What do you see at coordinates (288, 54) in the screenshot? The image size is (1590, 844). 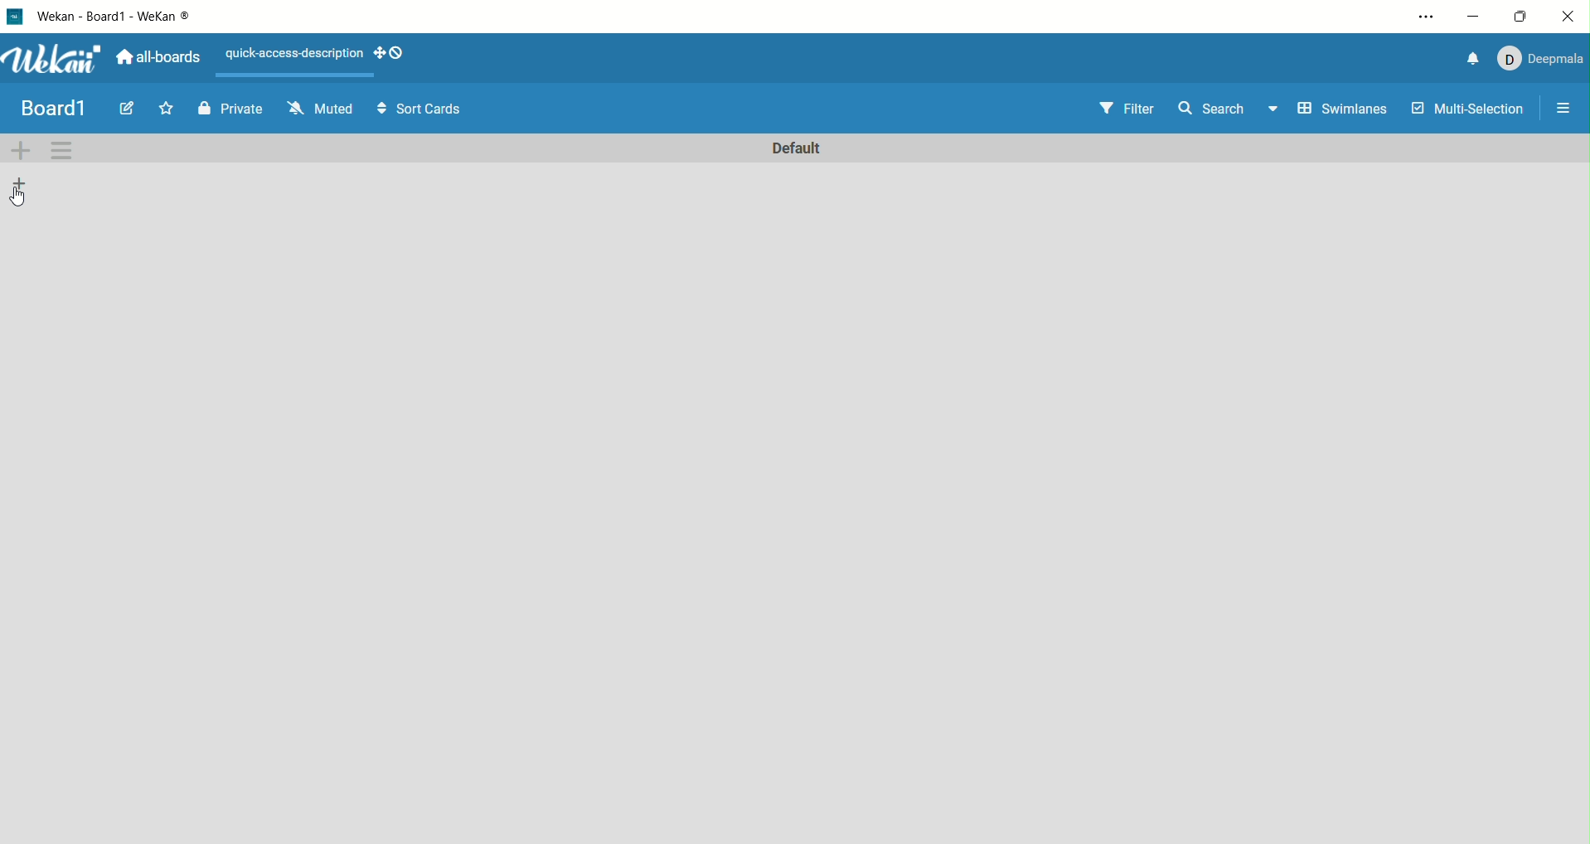 I see `text` at bounding box center [288, 54].